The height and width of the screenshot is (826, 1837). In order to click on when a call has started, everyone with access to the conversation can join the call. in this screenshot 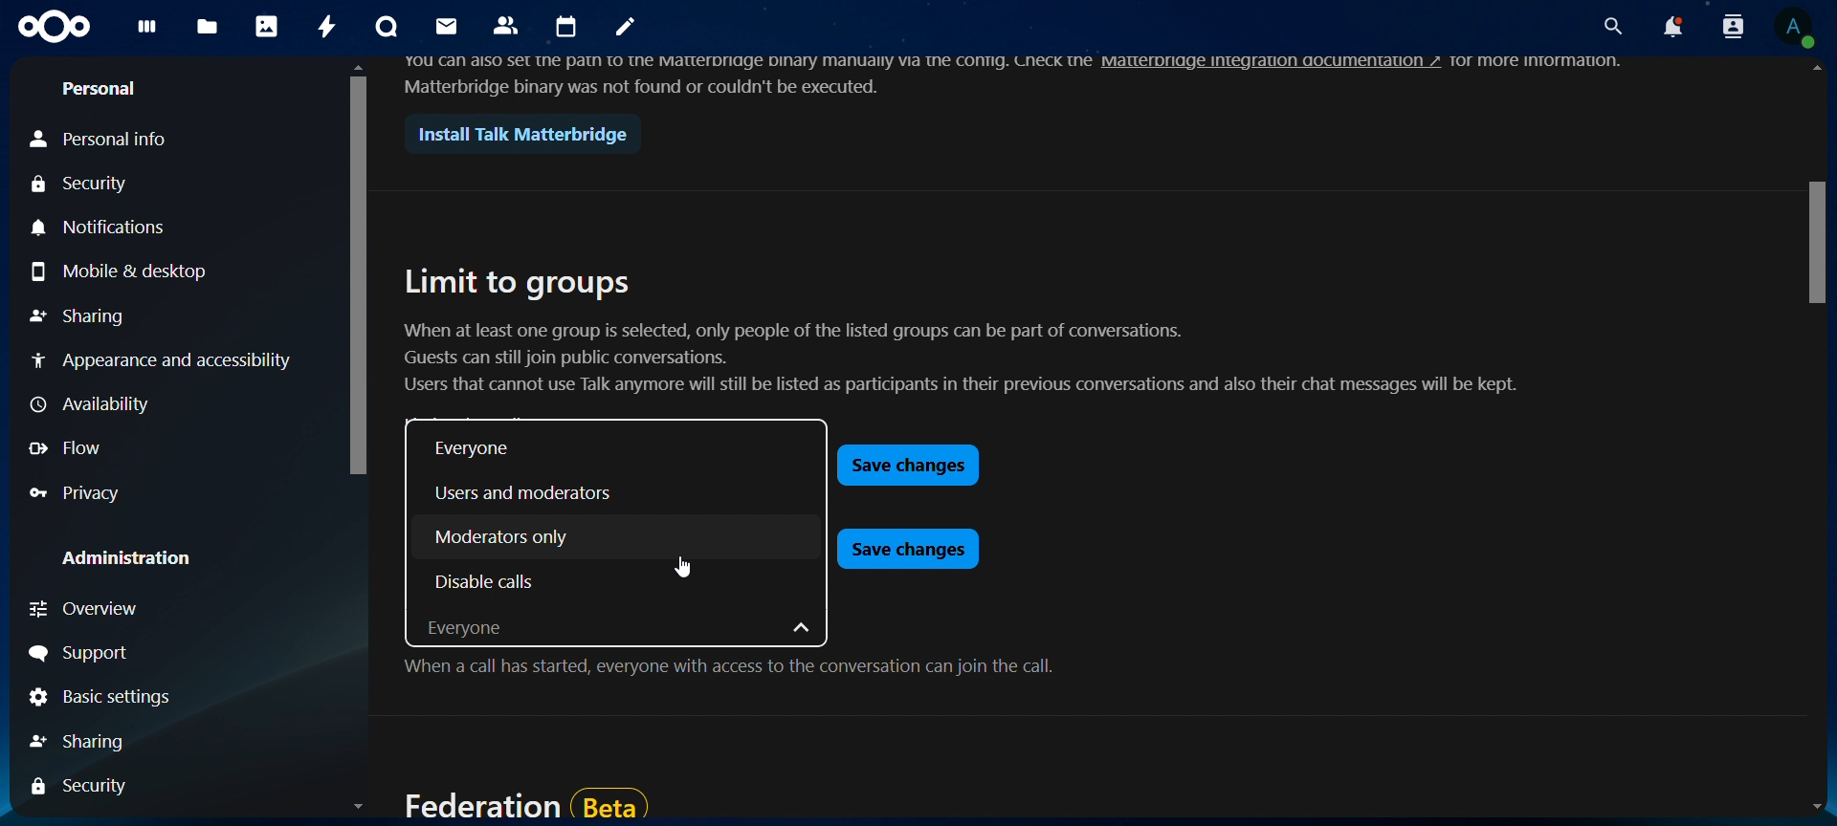, I will do `click(727, 671)`.